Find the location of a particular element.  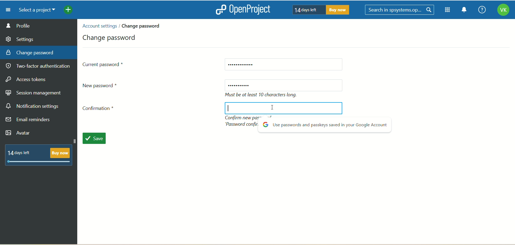

email reminders is located at coordinates (30, 121).